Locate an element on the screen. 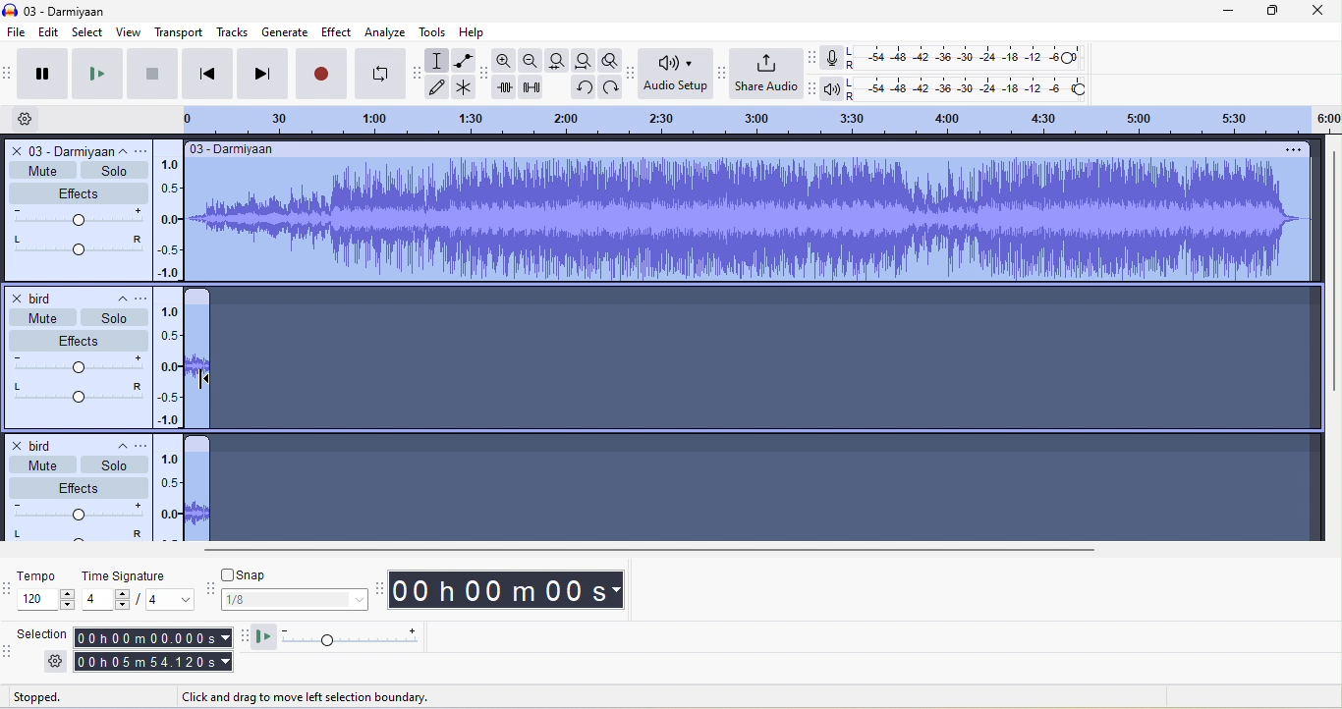 The image size is (1342, 709). audacity time toolbar is located at coordinates (377, 587).